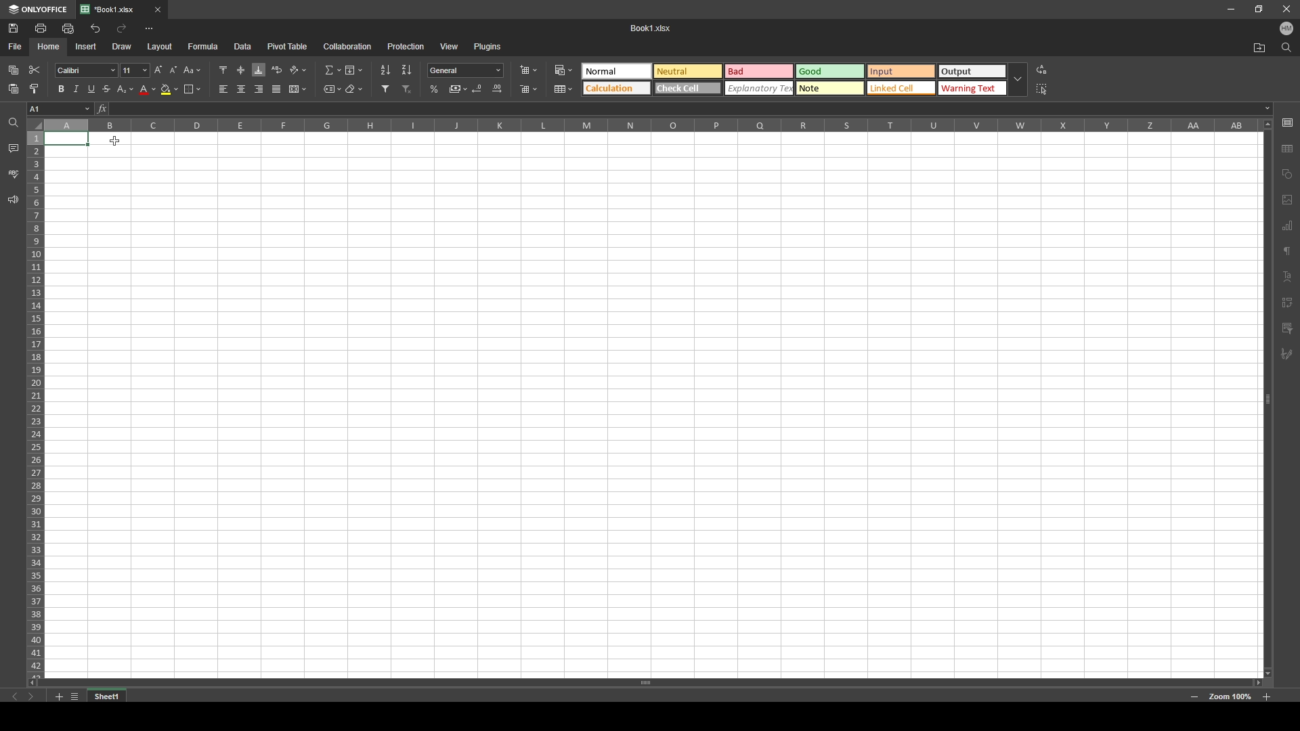 The height and width of the screenshot is (731, 1300). What do you see at coordinates (651, 683) in the screenshot?
I see `scroll bar` at bounding box center [651, 683].